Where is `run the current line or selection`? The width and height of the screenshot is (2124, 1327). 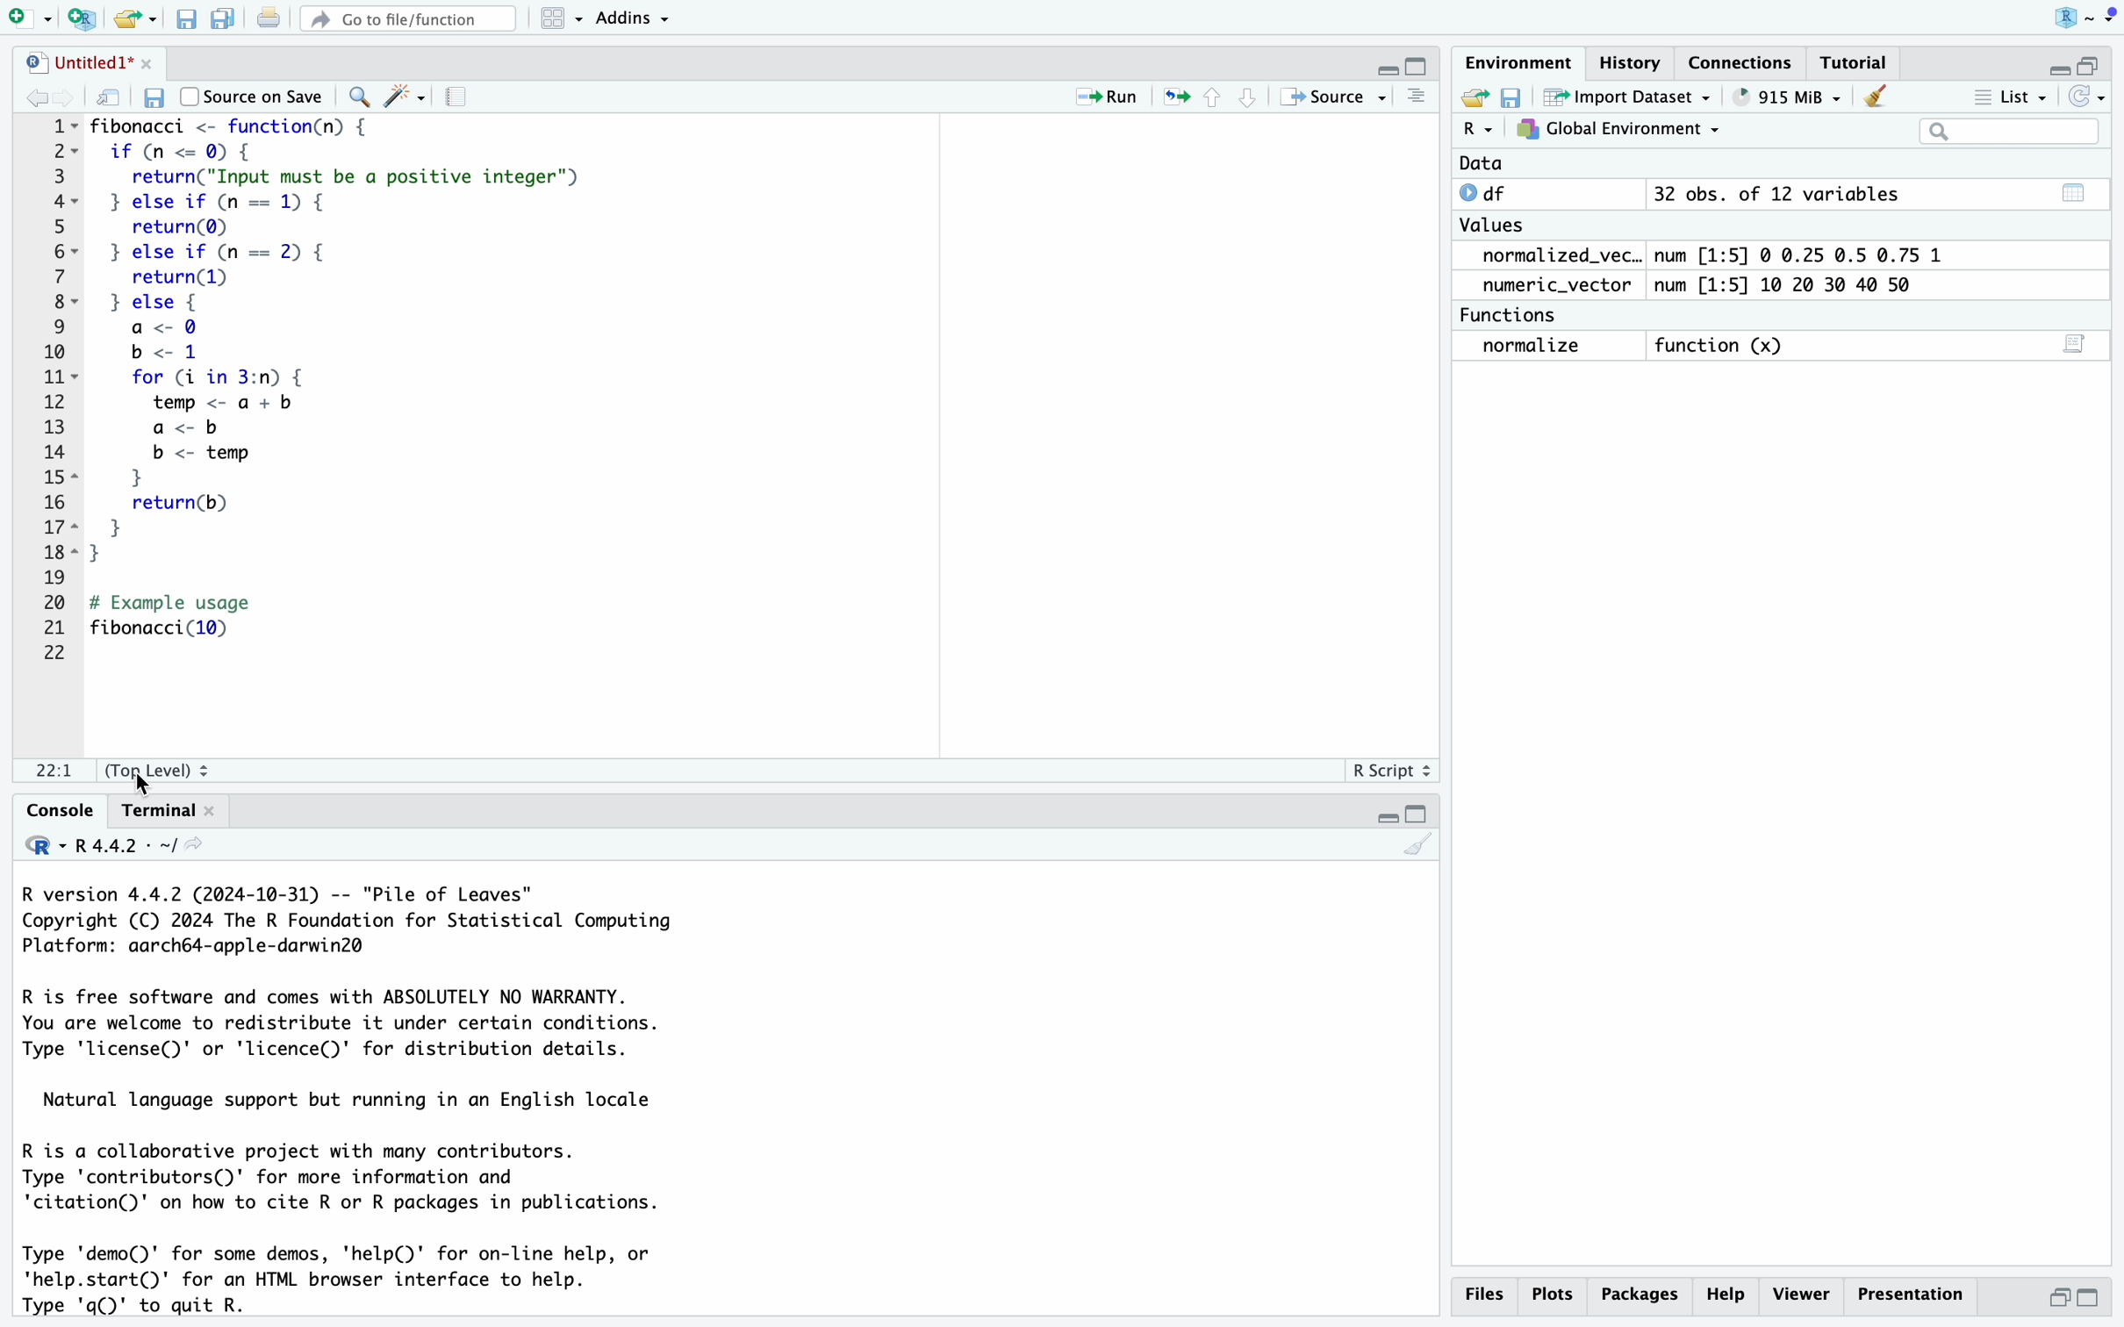
run the current line or selection is located at coordinates (1112, 95).